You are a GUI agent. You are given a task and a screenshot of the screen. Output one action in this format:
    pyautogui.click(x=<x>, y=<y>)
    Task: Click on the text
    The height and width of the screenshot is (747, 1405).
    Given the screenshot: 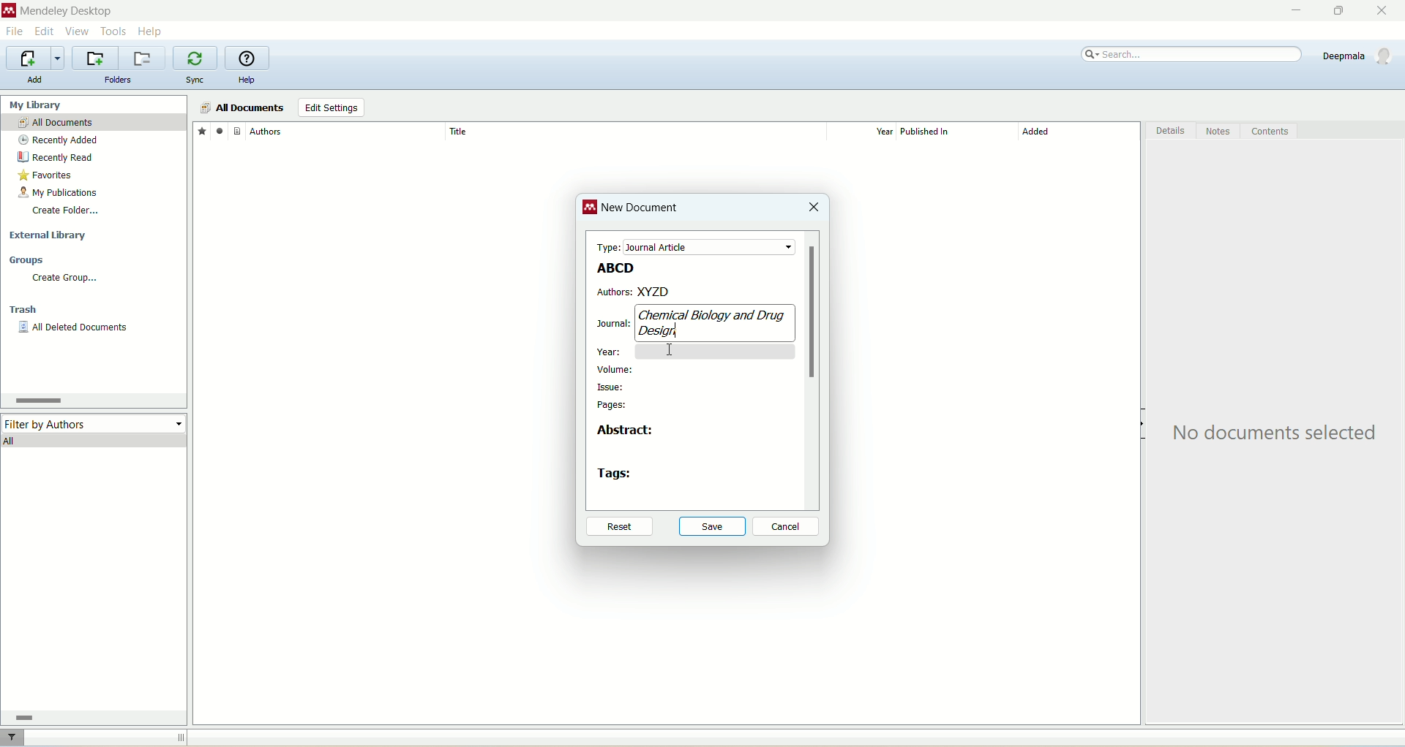 What is the action you would take?
    pyautogui.click(x=1278, y=433)
    